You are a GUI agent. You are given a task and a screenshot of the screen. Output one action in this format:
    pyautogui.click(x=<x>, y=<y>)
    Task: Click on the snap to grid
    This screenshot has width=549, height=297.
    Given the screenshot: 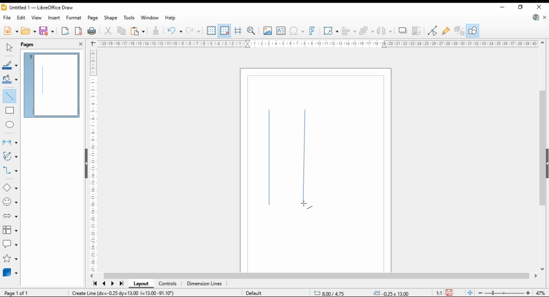 What is the action you would take?
    pyautogui.click(x=224, y=30)
    